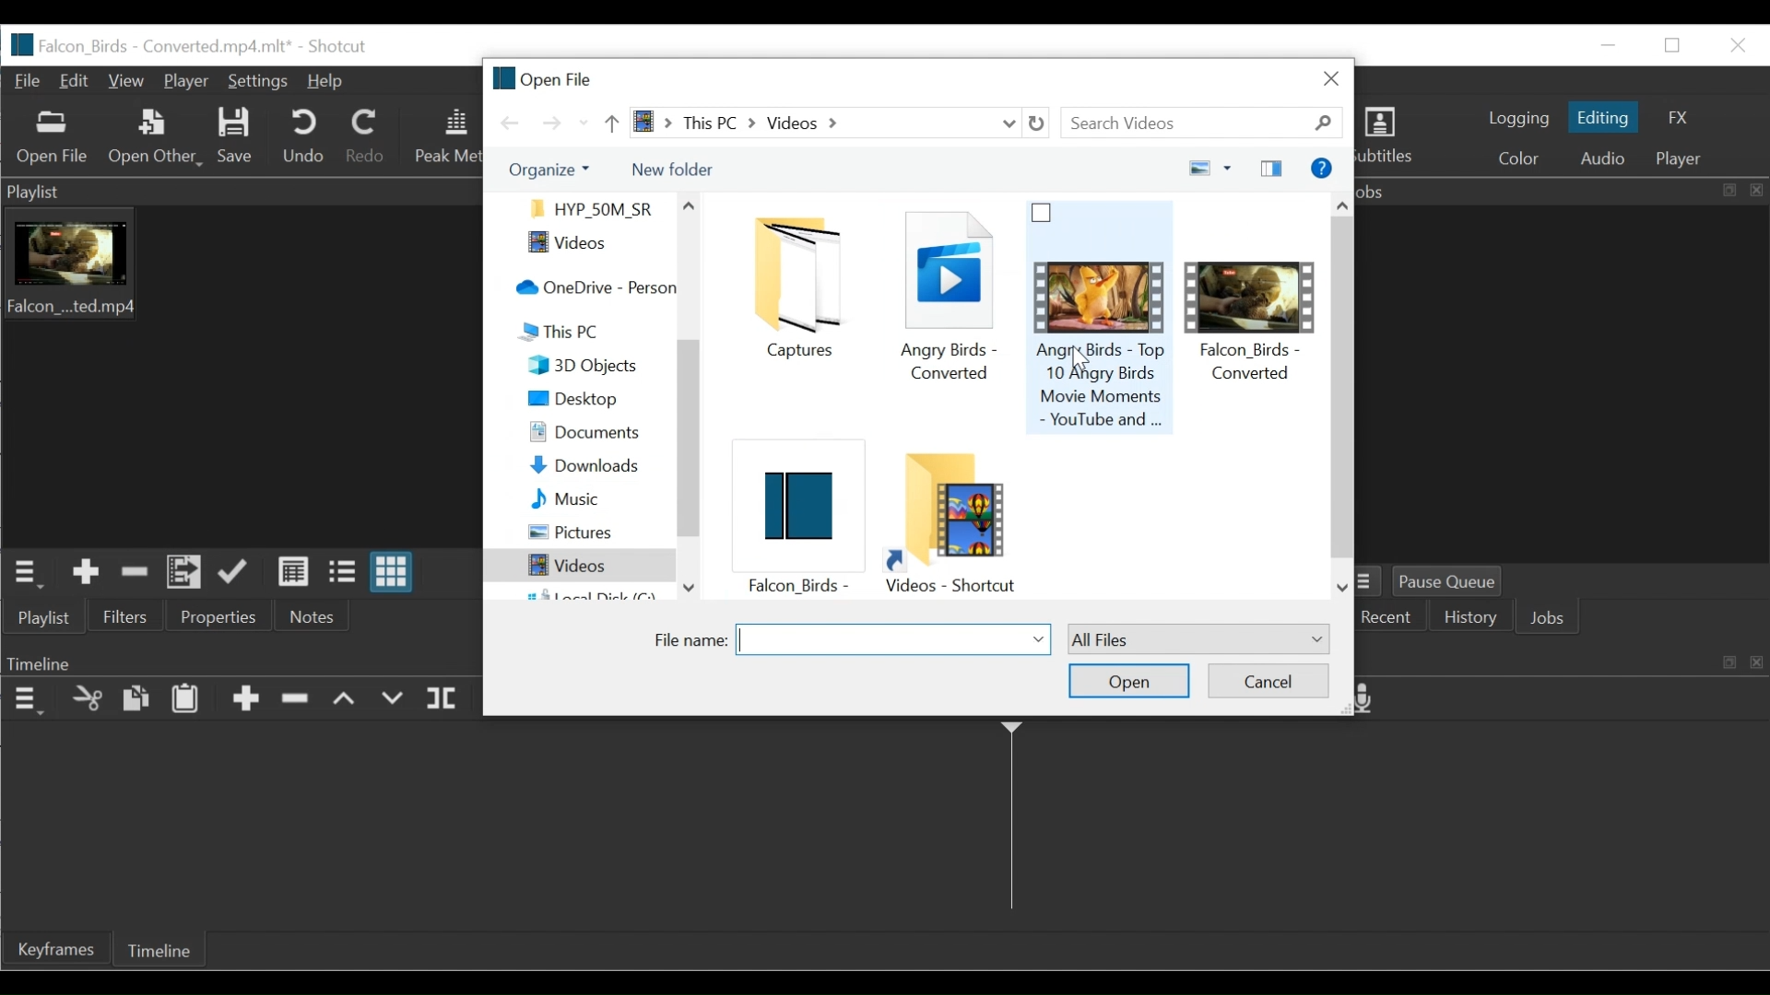  I want to click on OneDrive, so click(591, 288).